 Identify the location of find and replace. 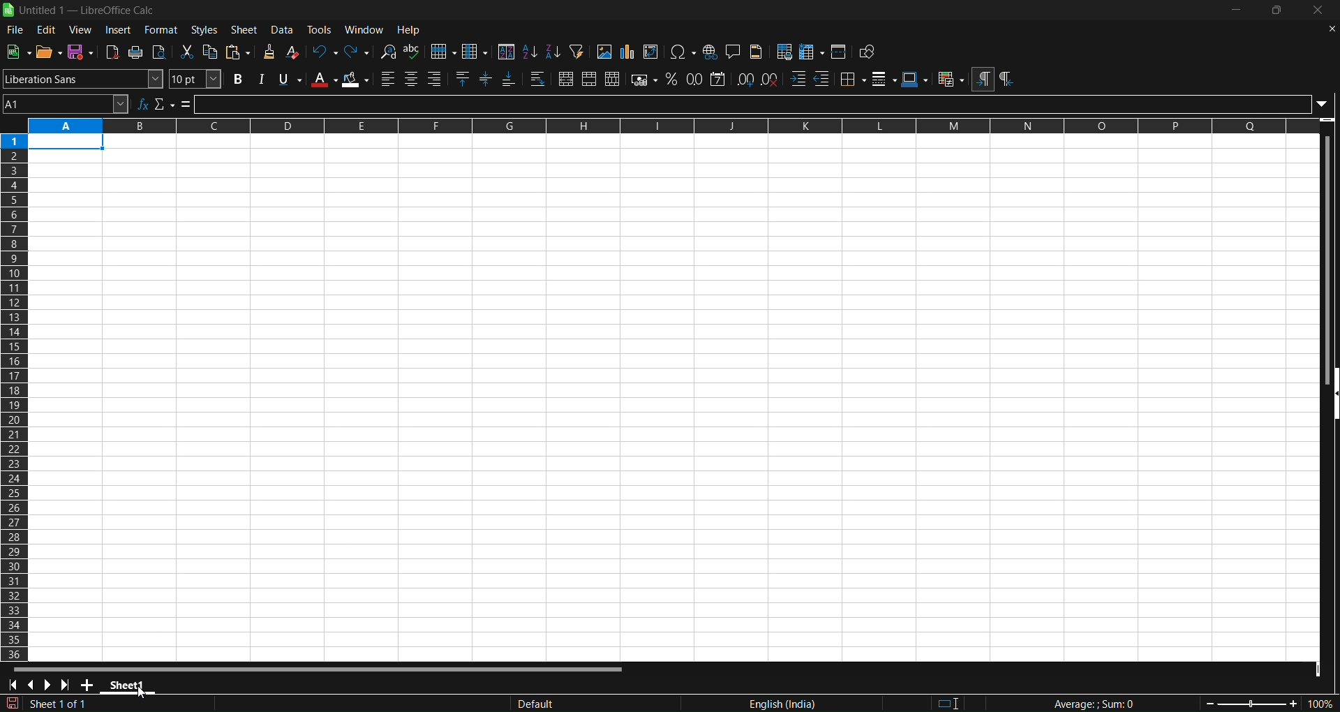
(387, 51).